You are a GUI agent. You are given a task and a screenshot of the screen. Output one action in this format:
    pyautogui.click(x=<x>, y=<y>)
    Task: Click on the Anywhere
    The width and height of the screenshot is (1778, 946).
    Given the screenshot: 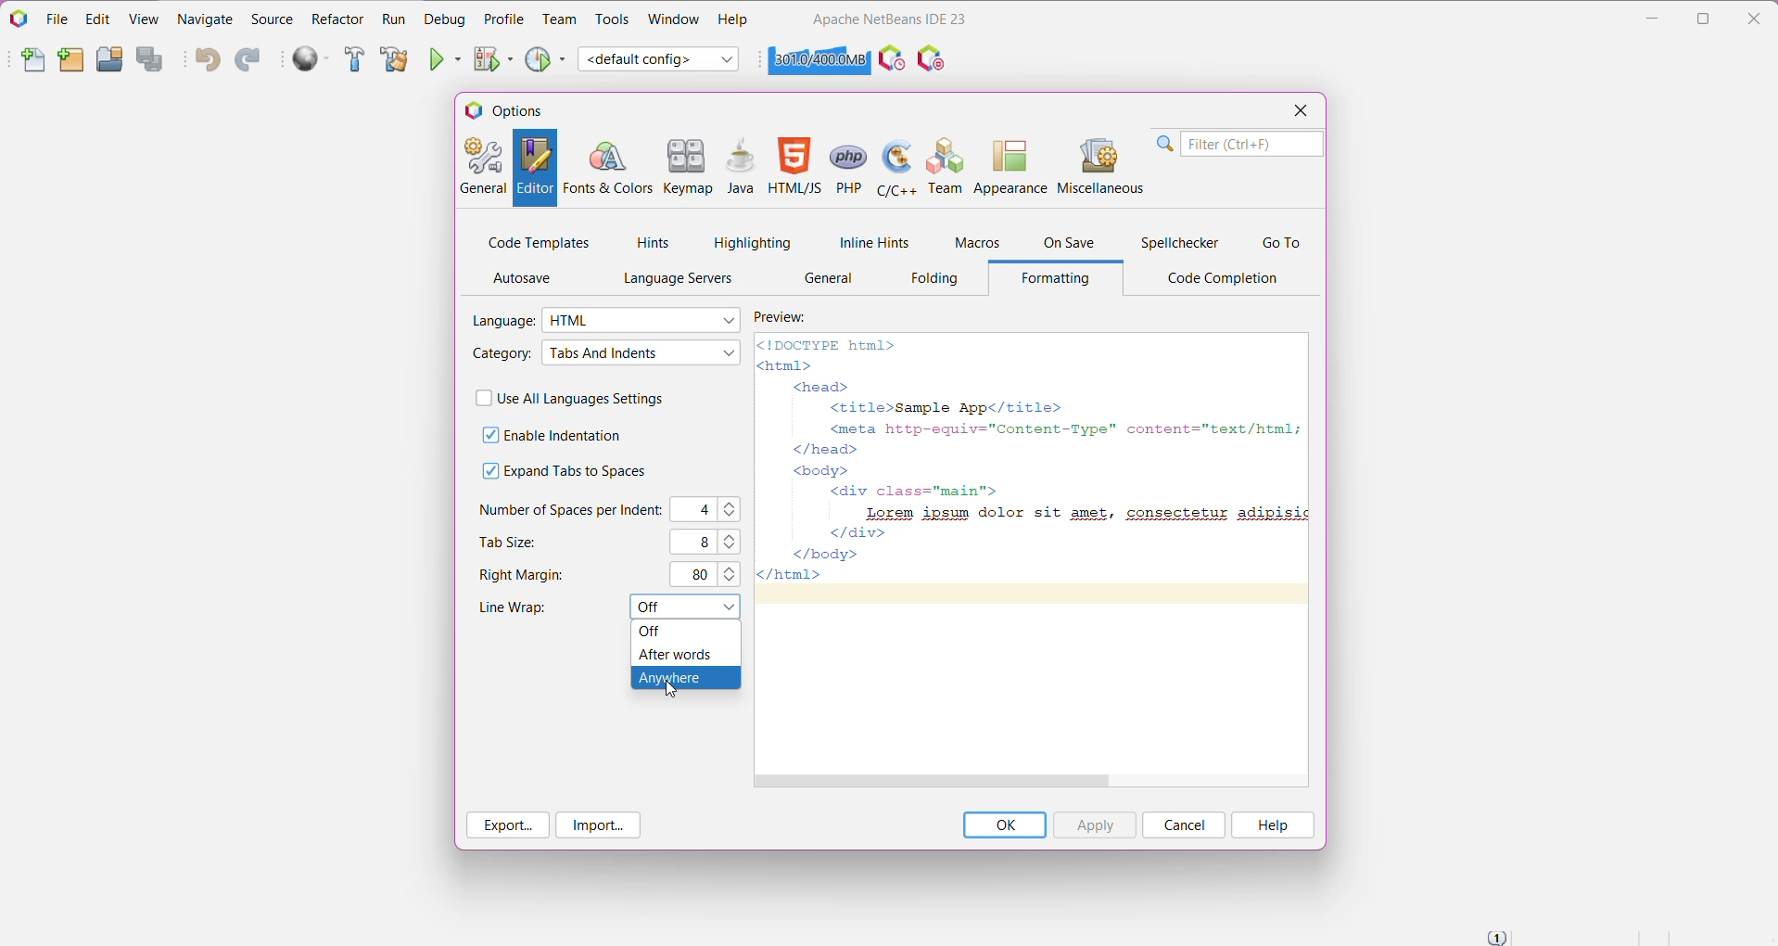 What is the action you would take?
    pyautogui.click(x=681, y=677)
    